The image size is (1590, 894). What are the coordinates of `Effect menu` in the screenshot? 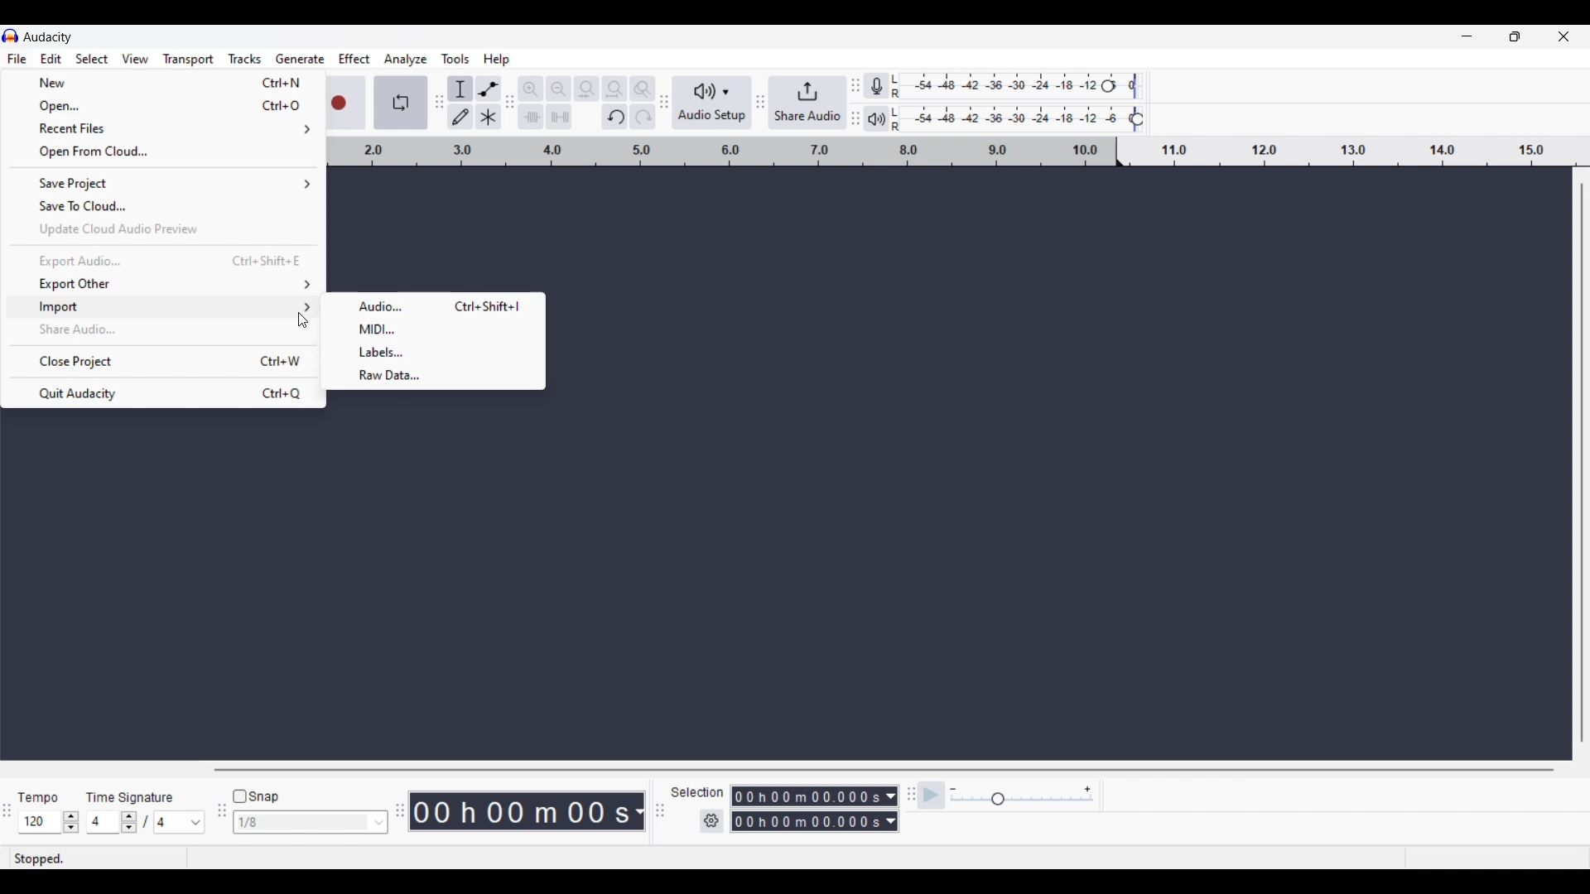 It's located at (354, 59).